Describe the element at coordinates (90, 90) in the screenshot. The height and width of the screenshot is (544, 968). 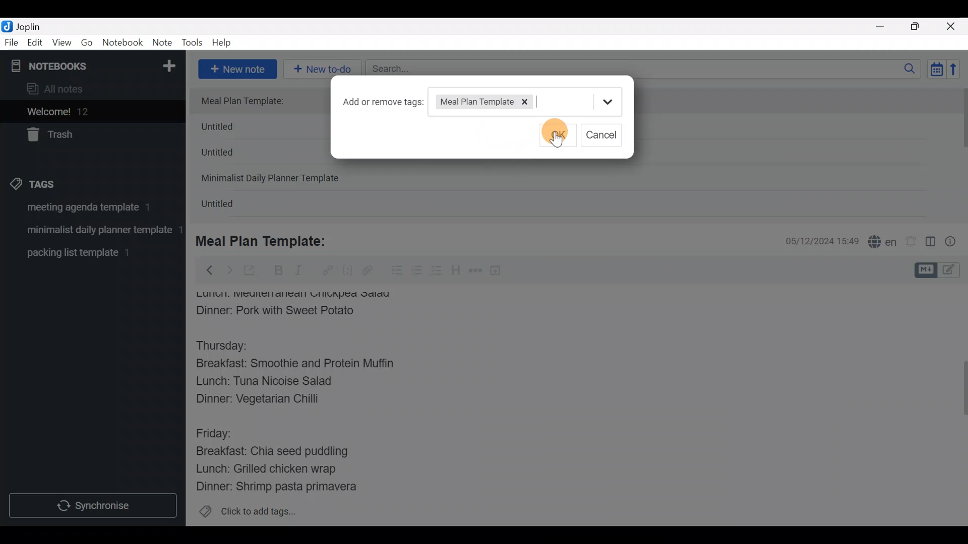
I see `All notes` at that location.